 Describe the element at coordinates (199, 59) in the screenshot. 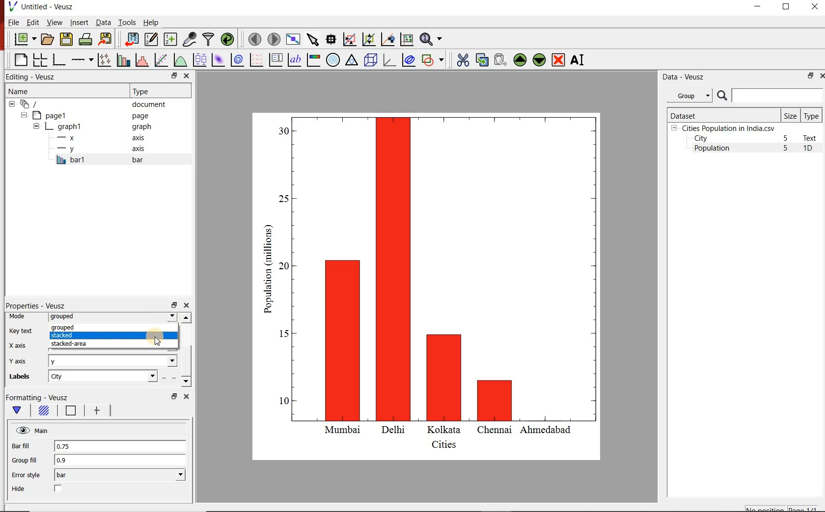

I see `plot box plots` at that location.